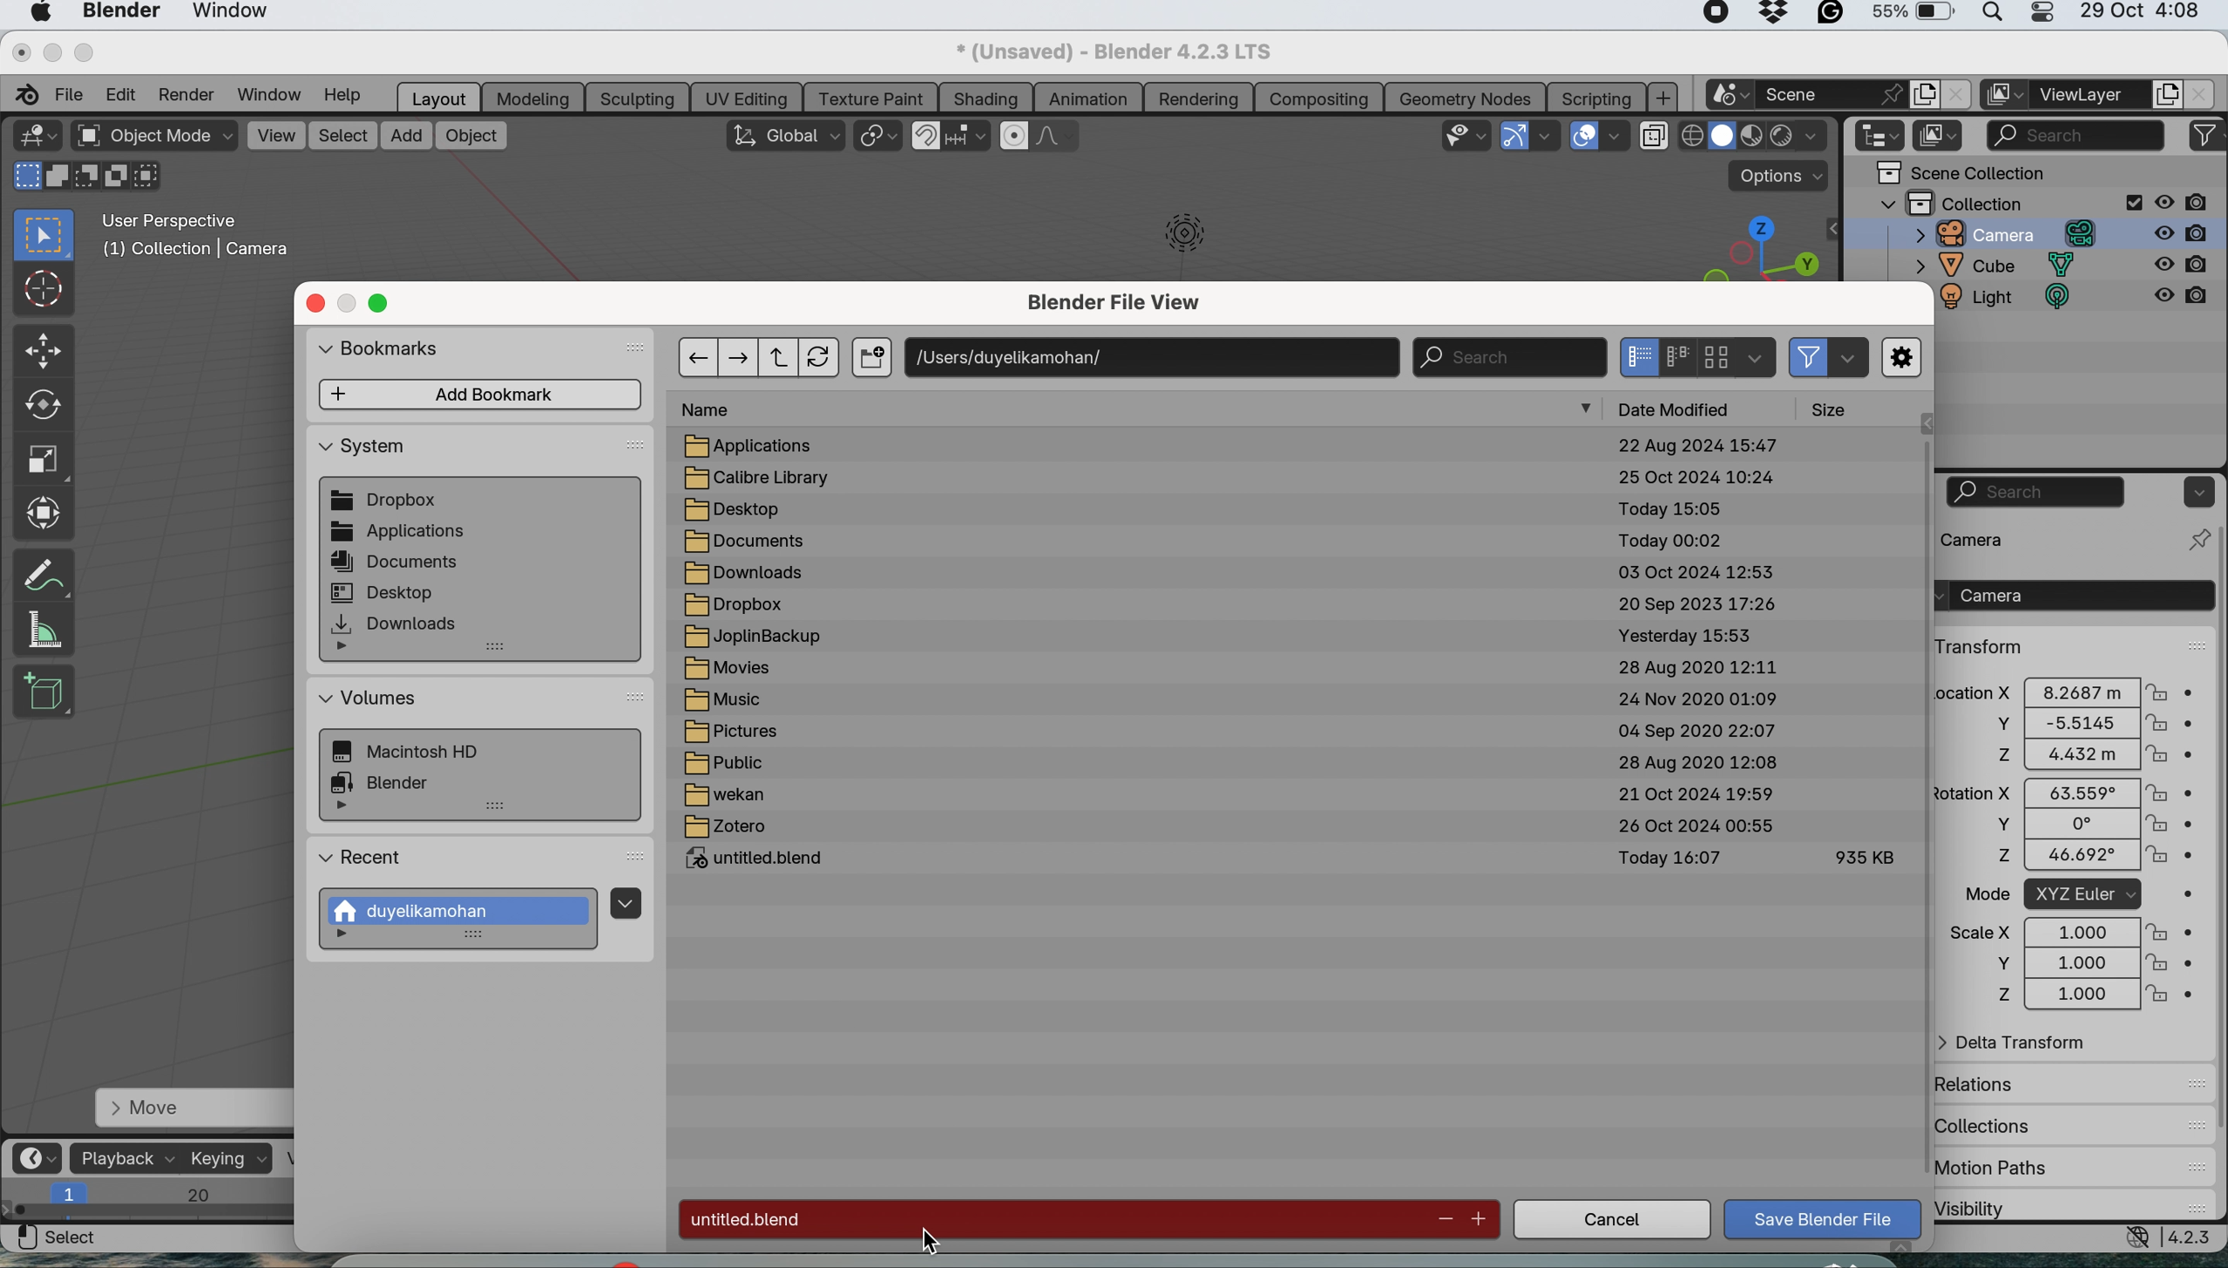 The height and width of the screenshot is (1268, 2228). What do you see at coordinates (121, 93) in the screenshot?
I see `edit` at bounding box center [121, 93].